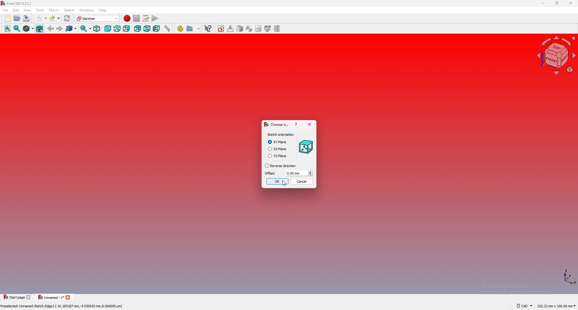 The width and height of the screenshot is (578, 310). I want to click on minimize, so click(544, 3).